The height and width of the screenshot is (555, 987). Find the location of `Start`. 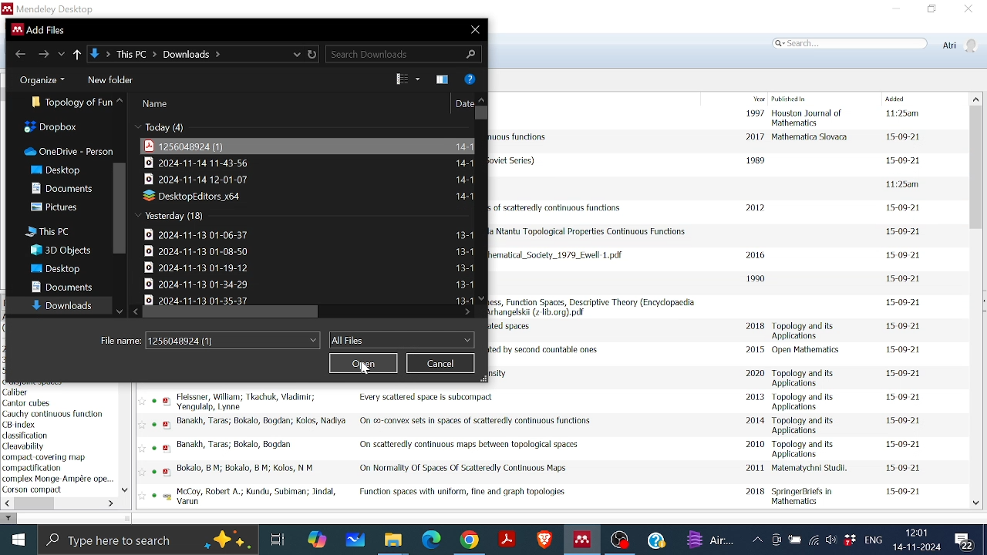

Start is located at coordinates (17, 539).